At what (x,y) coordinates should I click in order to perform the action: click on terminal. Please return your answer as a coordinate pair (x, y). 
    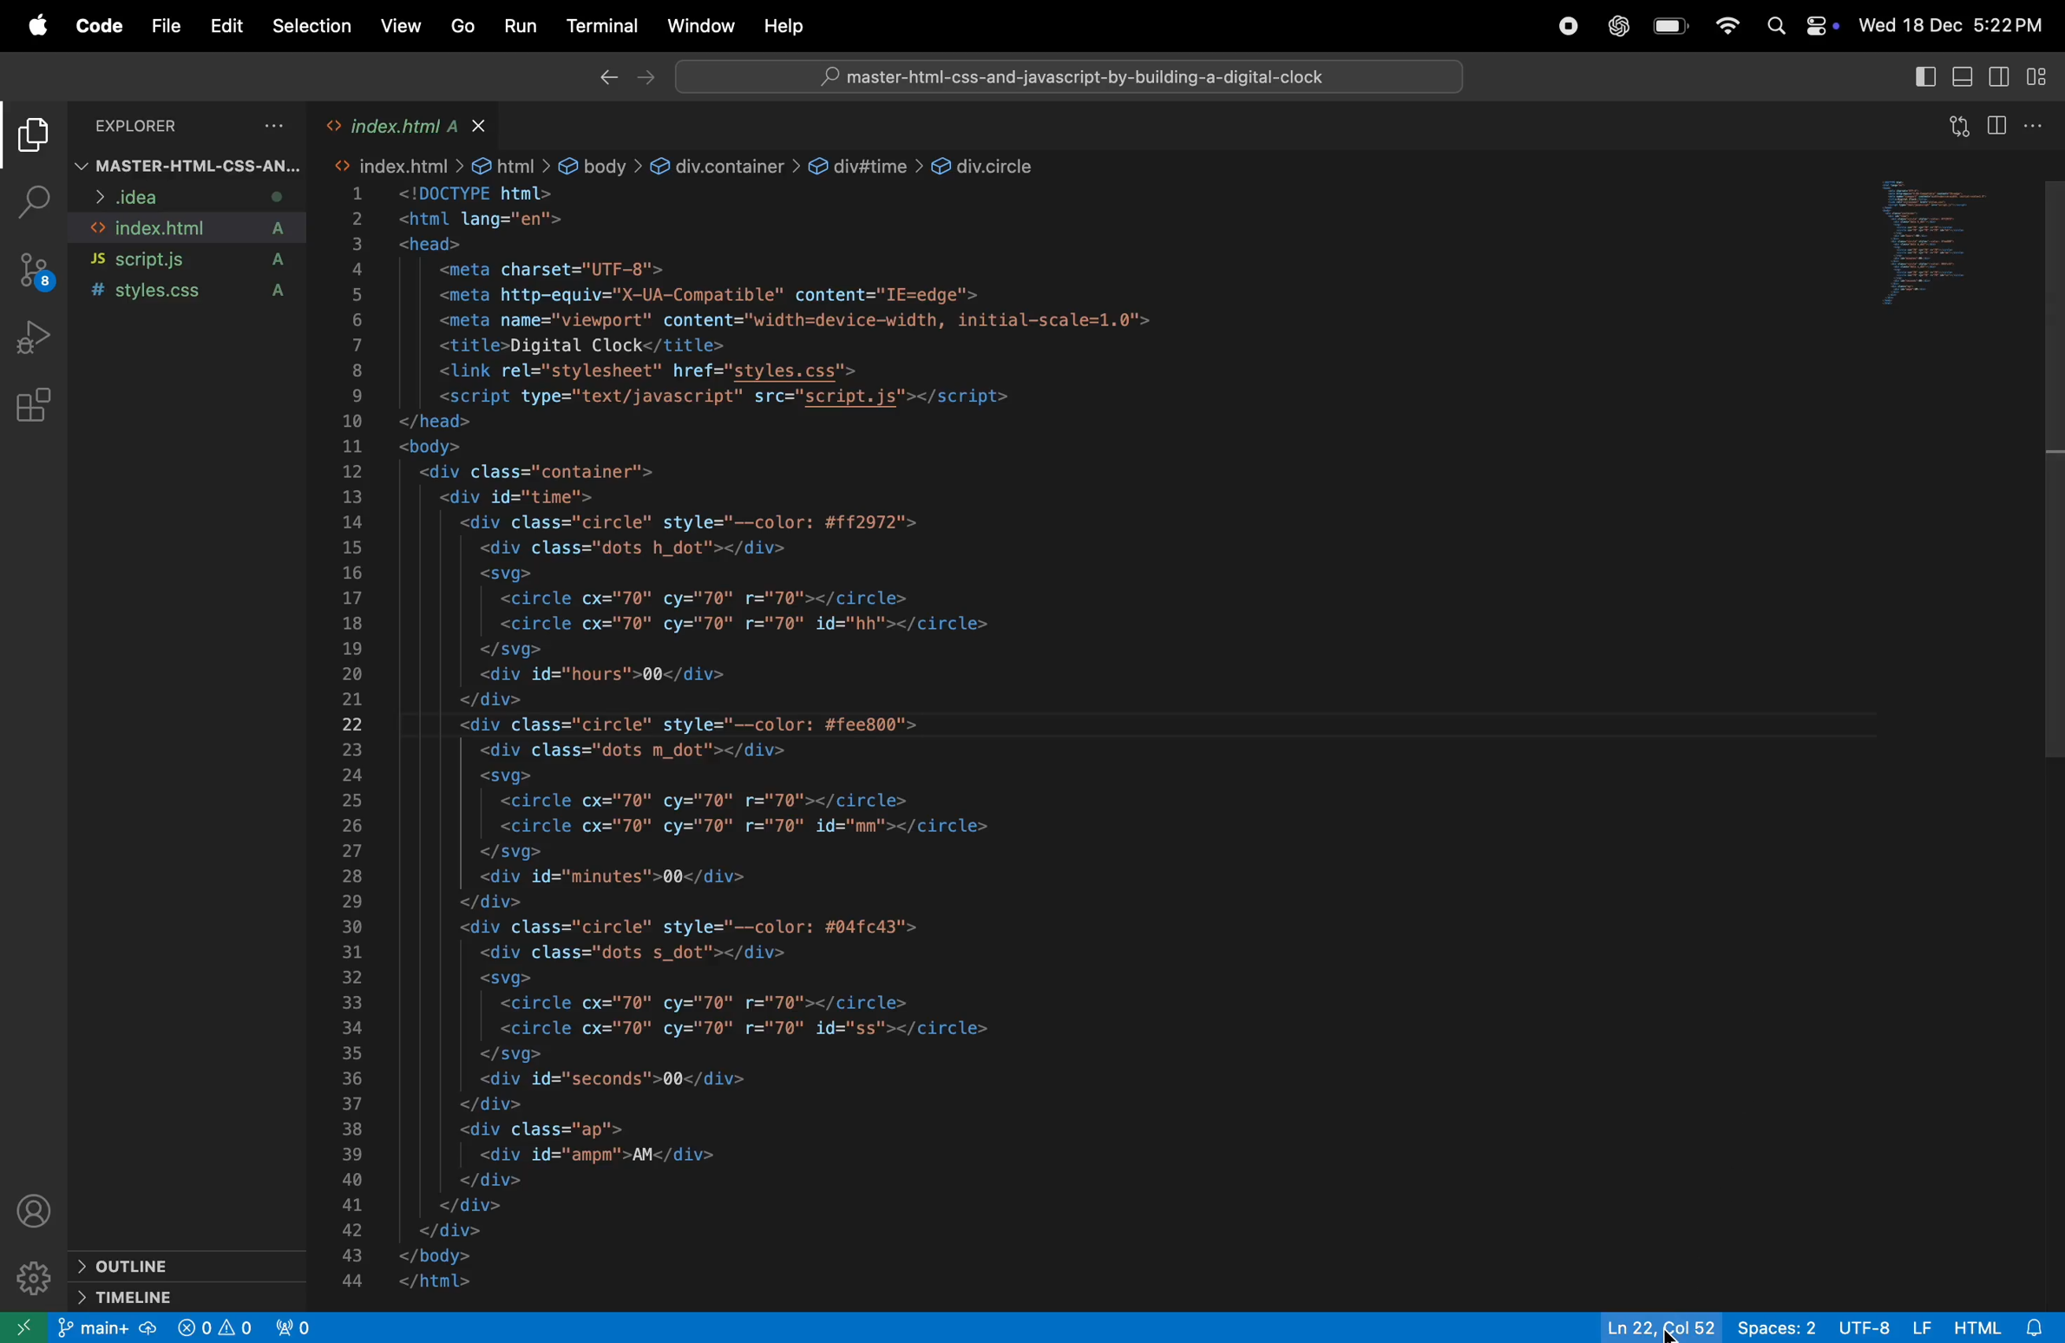
    Looking at the image, I should click on (600, 29).